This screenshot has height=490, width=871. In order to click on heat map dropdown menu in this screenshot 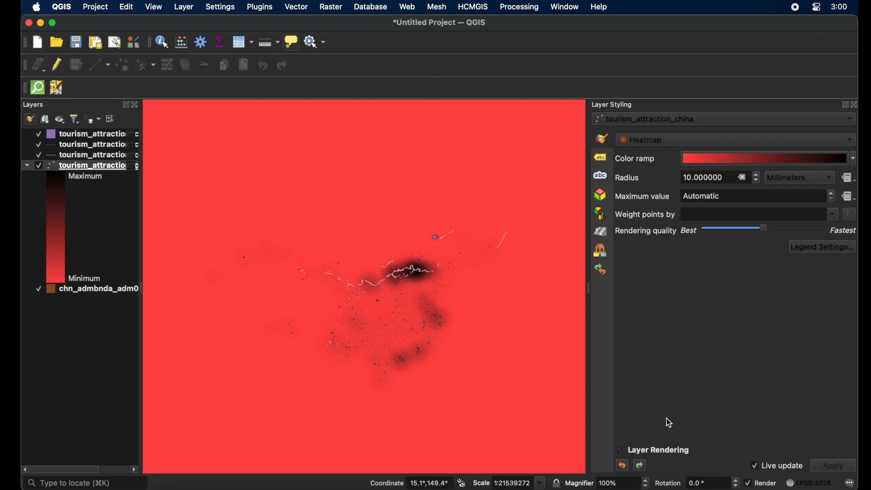, I will do `click(735, 139)`.